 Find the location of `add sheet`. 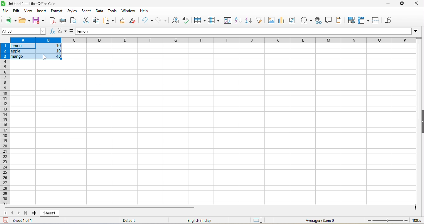

add sheet is located at coordinates (33, 214).